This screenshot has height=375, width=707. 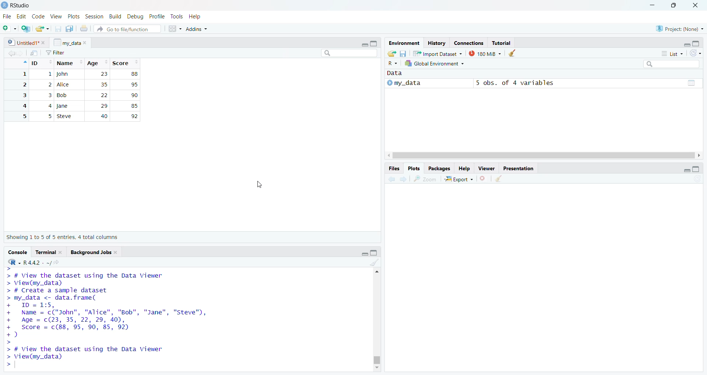 What do you see at coordinates (416, 169) in the screenshot?
I see `Plots` at bounding box center [416, 169].